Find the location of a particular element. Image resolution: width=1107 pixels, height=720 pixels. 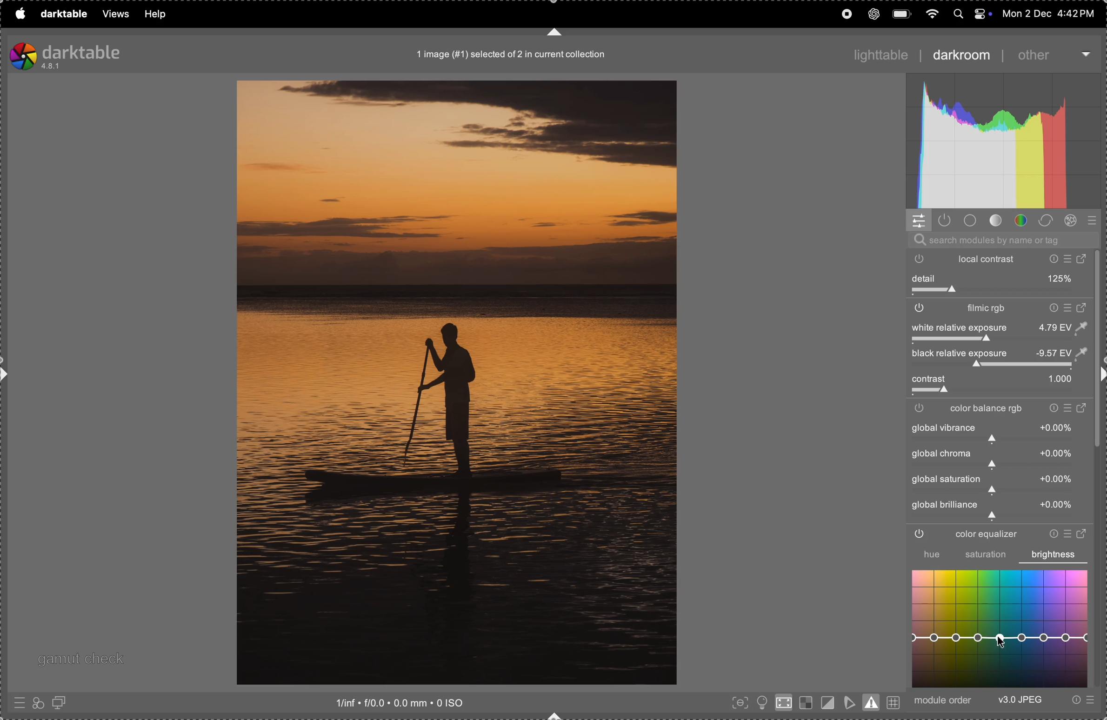

darkroom is located at coordinates (960, 56).